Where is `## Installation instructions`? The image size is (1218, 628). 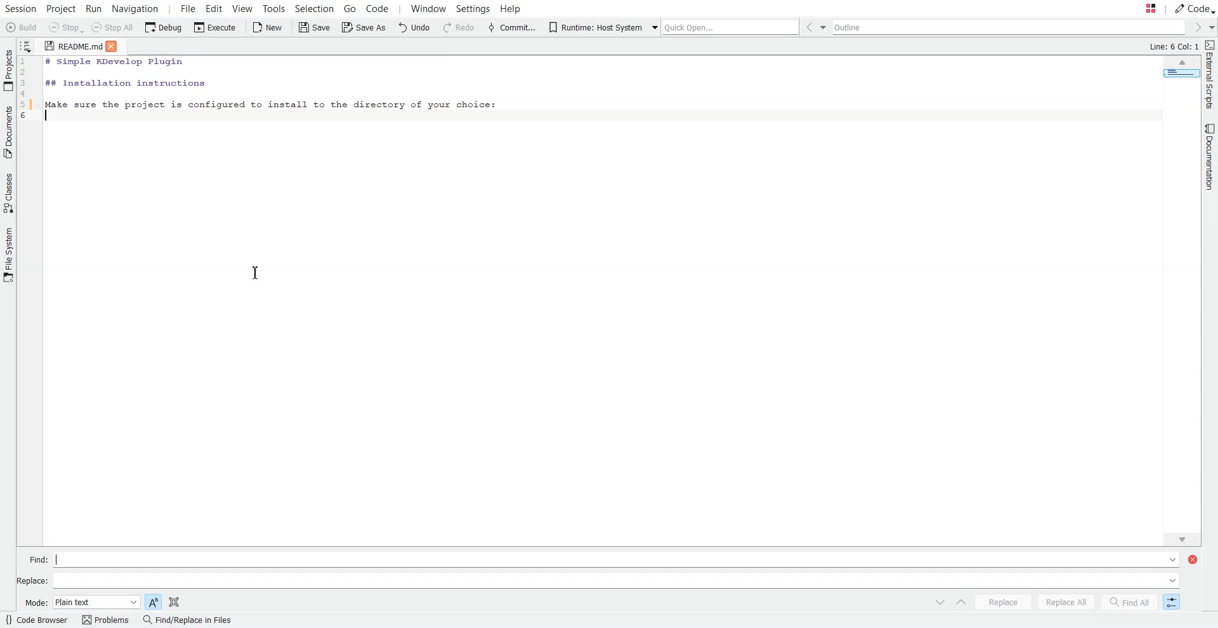 ## Installation instructions is located at coordinates (124, 82).